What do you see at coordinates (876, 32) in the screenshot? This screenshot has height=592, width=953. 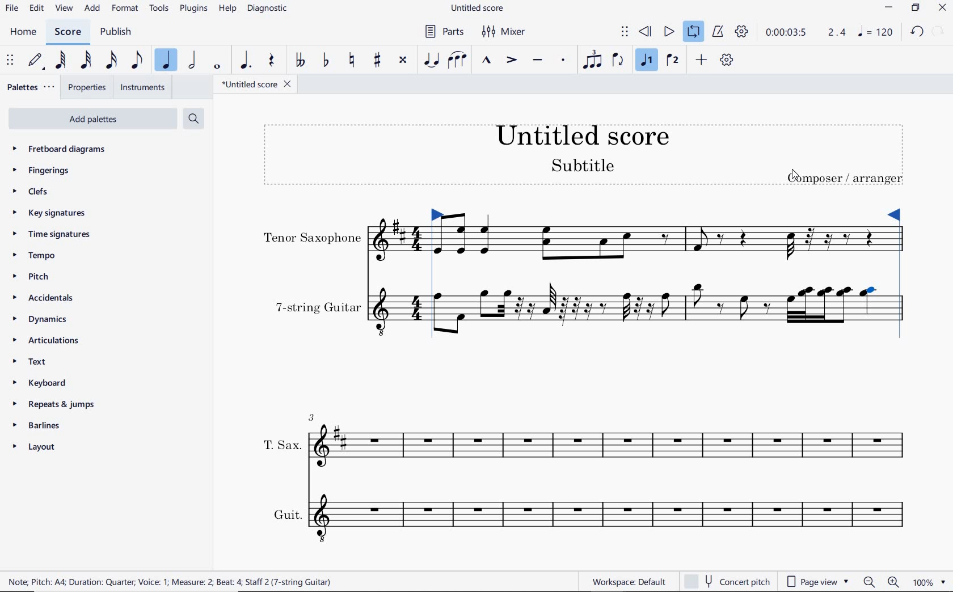 I see `NOTE` at bounding box center [876, 32].